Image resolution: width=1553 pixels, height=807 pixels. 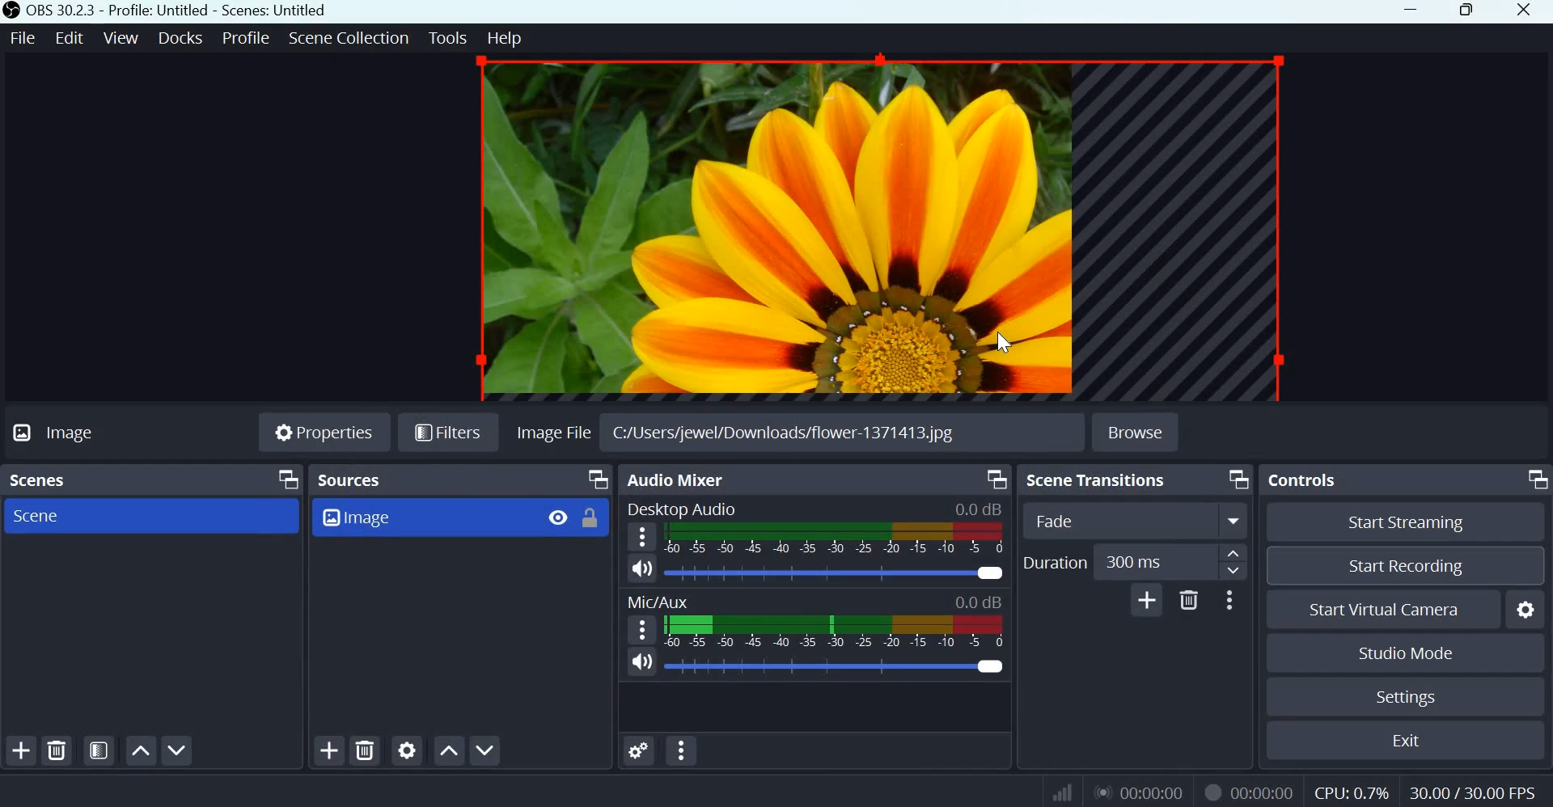 I want to click on Start virtual camera, so click(x=1396, y=607).